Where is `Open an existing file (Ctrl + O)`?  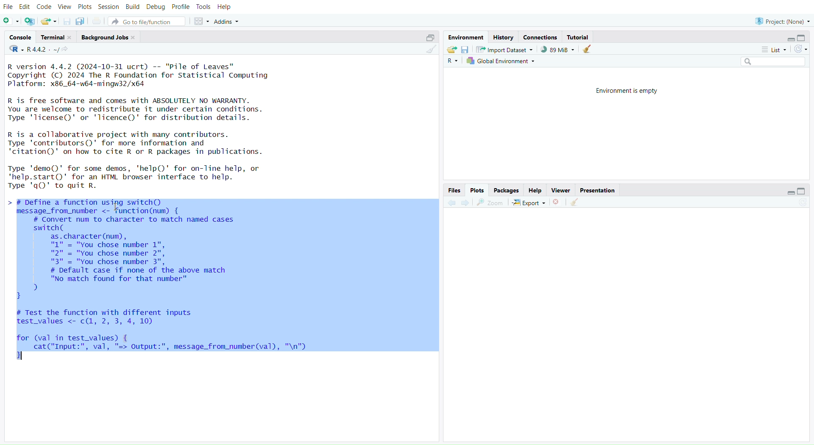 Open an existing file (Ctrl + O) is located at coordinates (48, 21).